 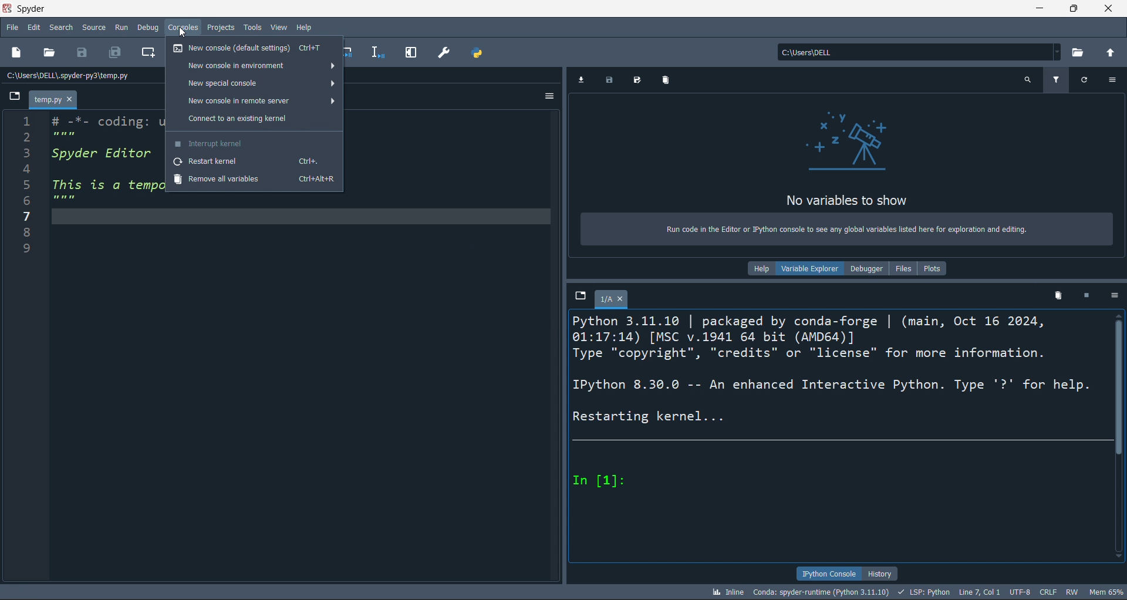 I want to click on debug, so click(x=149, y=28).